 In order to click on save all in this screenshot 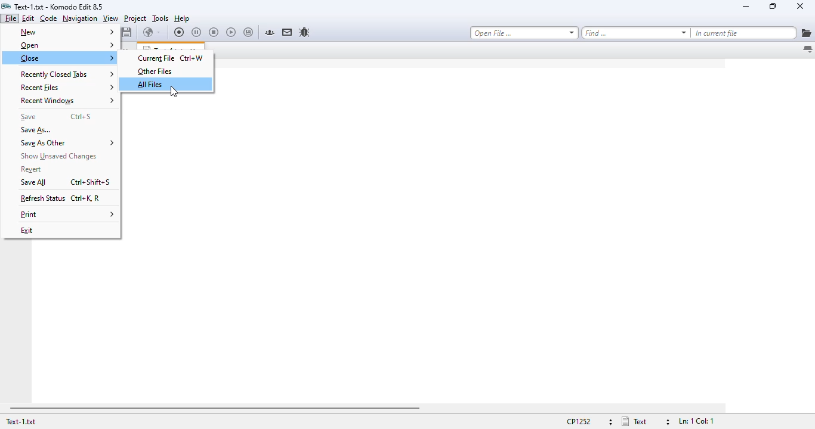, I will do `click(35, 182)`.